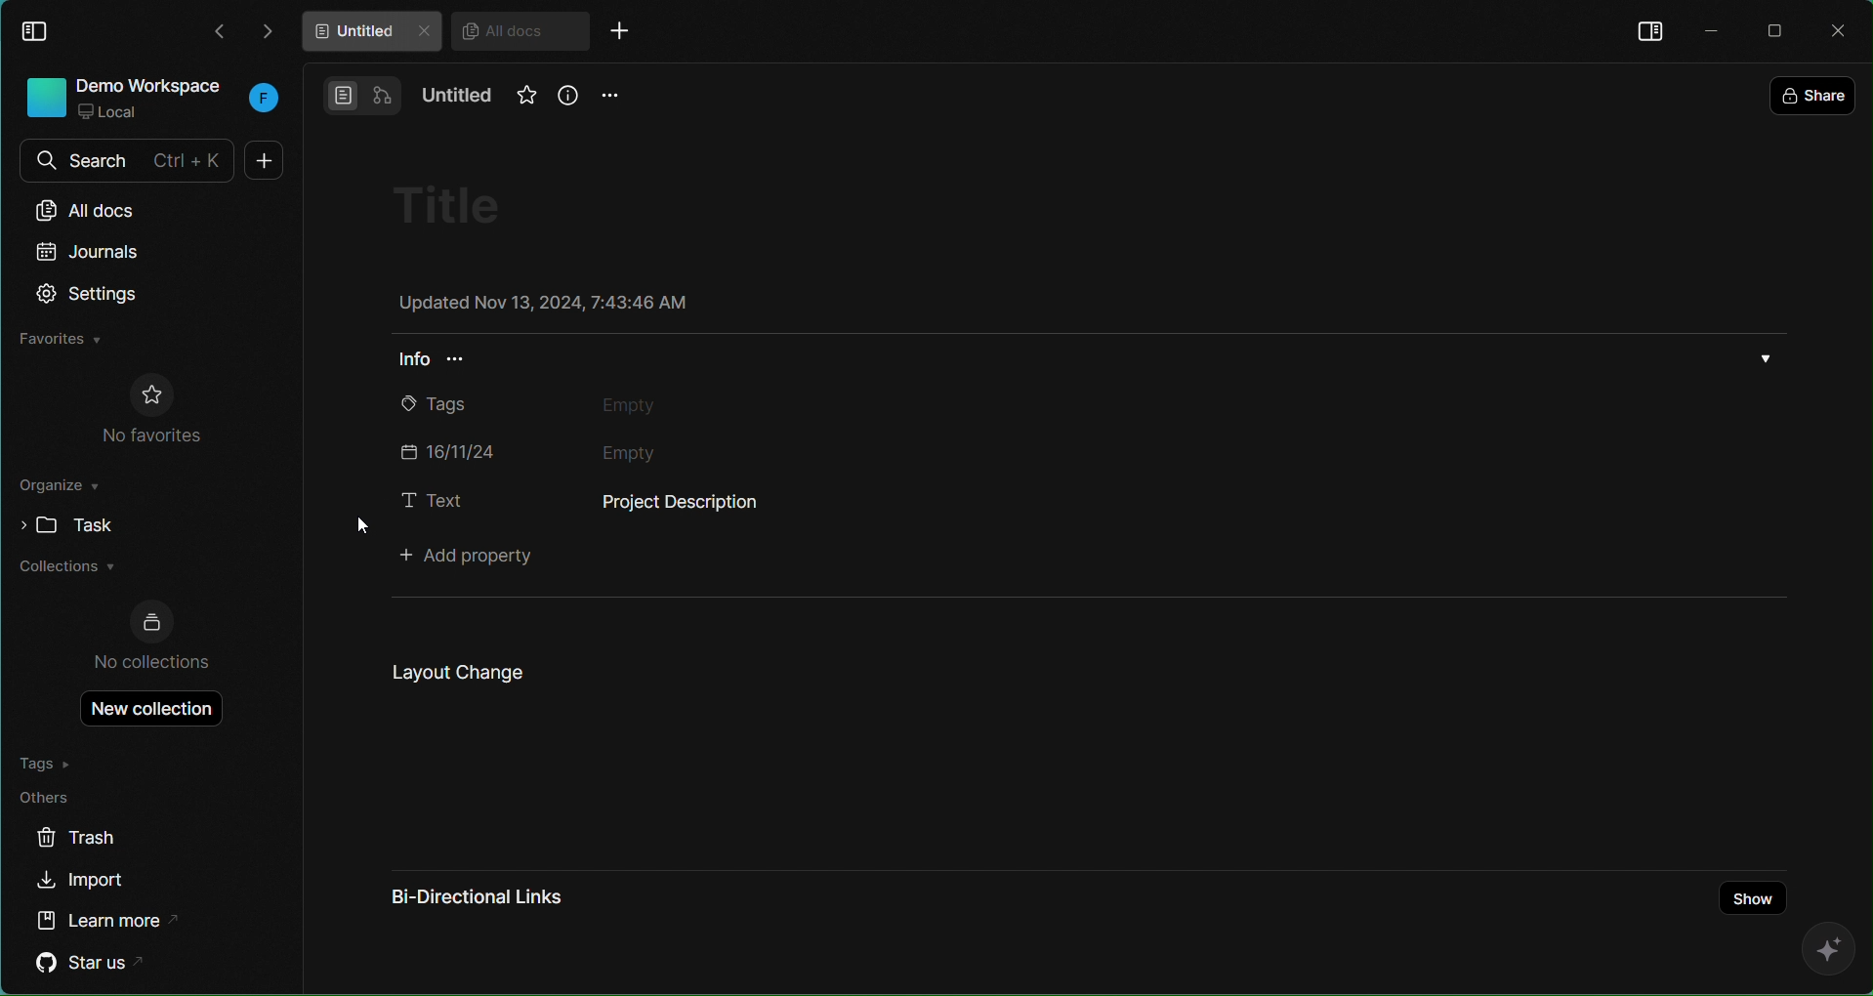  Describe the element at coordinates (53, 762) in the screenshot. I see `Tags »` at that location.